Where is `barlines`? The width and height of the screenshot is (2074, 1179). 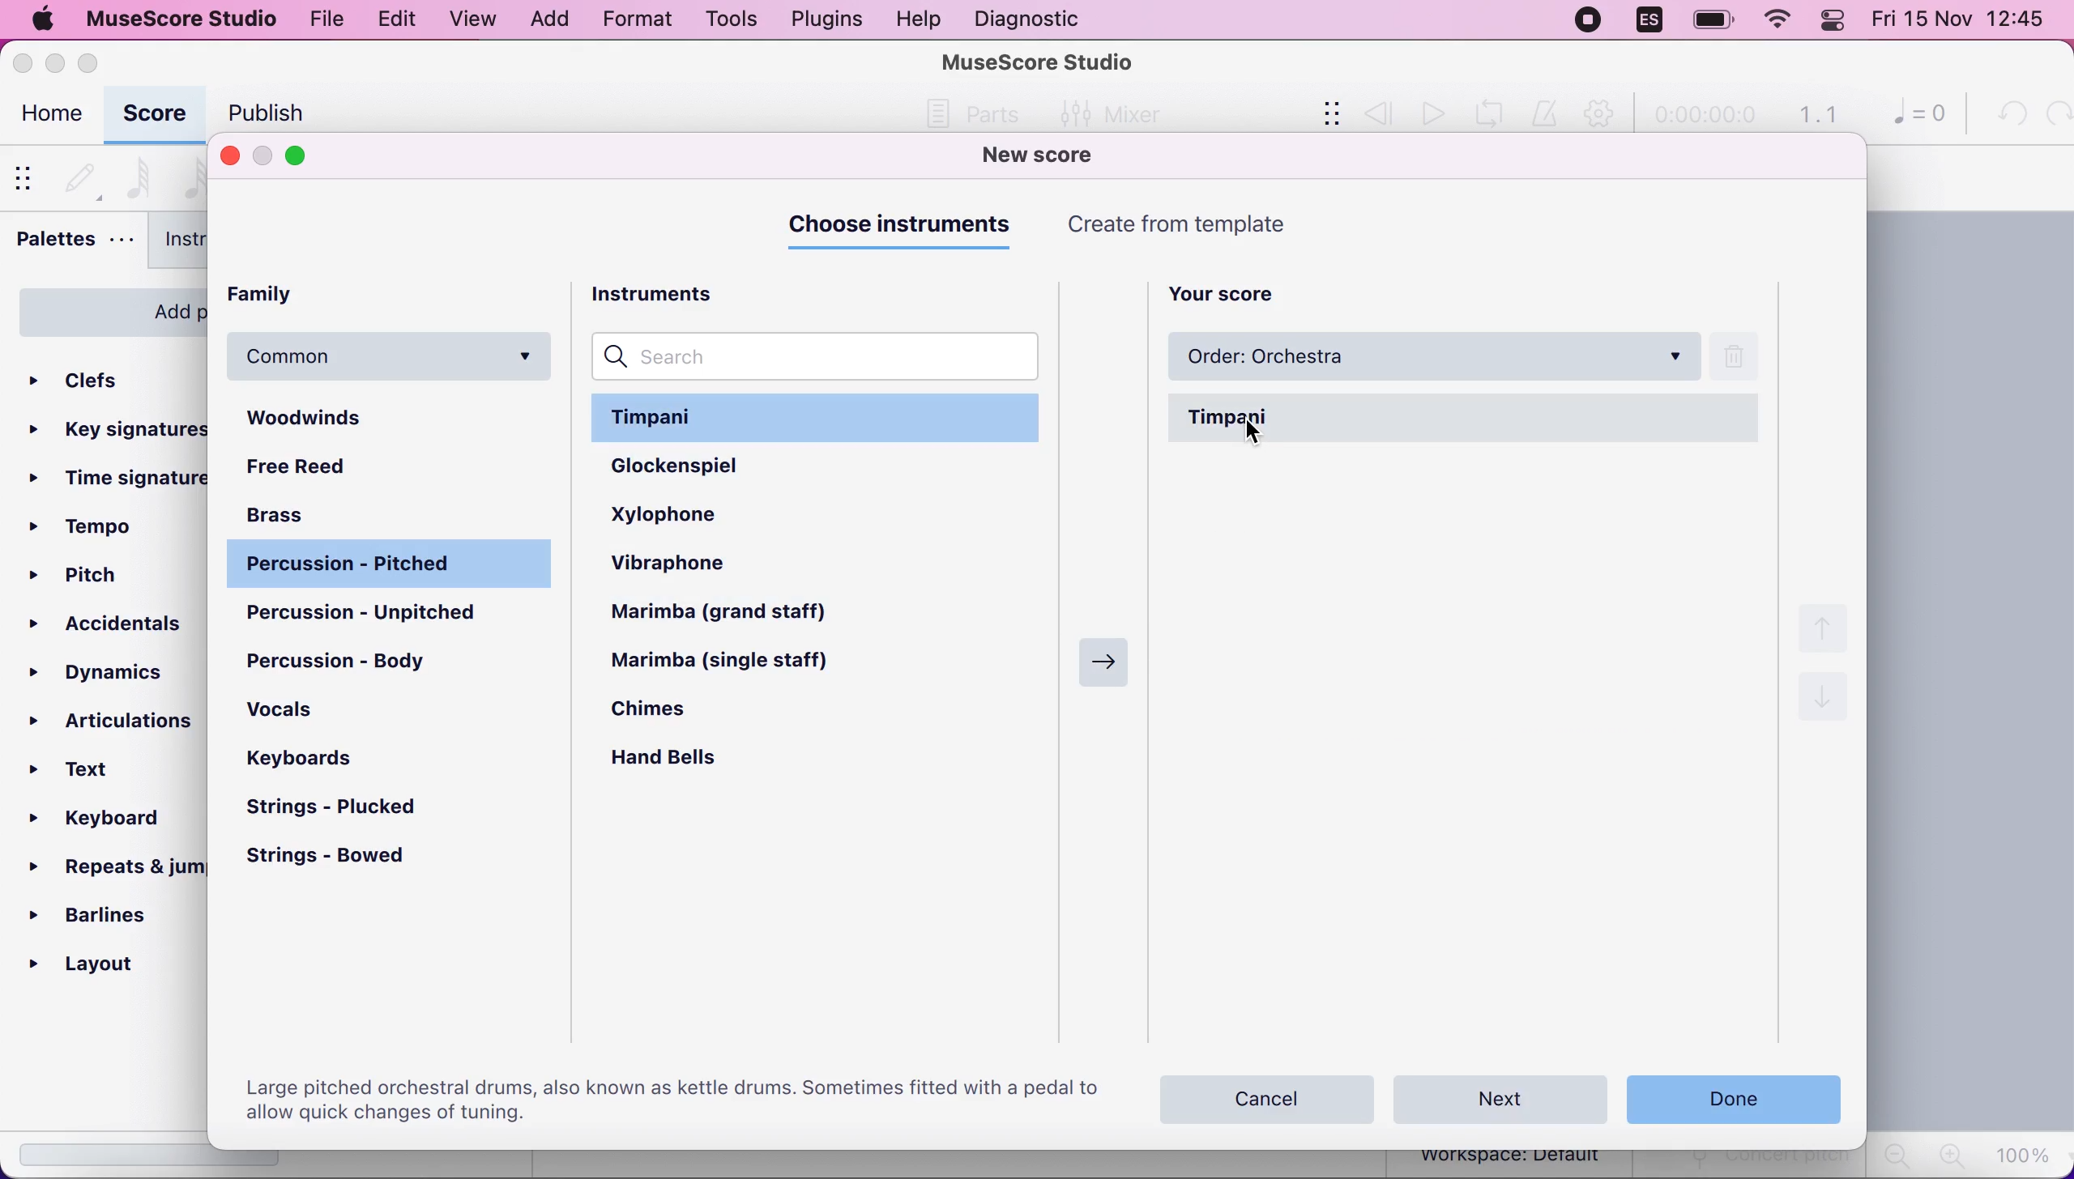 barlines is located at coordinates (106, 914).